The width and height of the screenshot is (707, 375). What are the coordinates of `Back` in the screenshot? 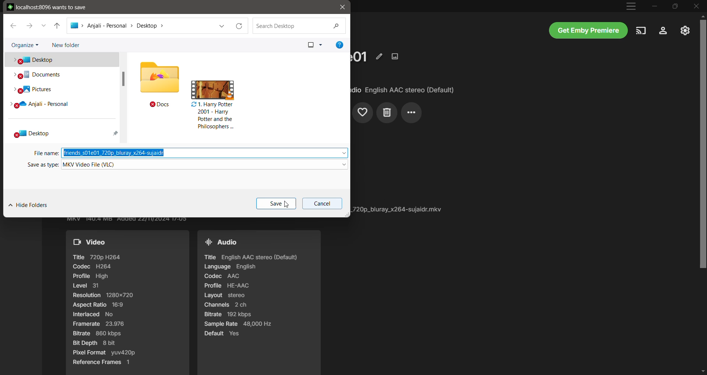 It's located at (13, 25).